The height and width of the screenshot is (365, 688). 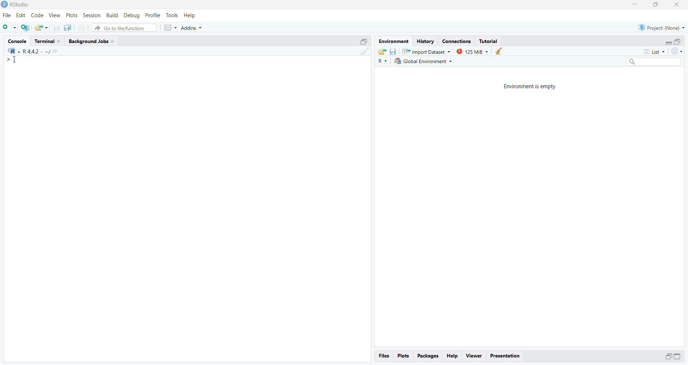 What do you see at coordinates (48, 40) in the screenshot?
I see `Terminal` at bounding box center [48, 40].